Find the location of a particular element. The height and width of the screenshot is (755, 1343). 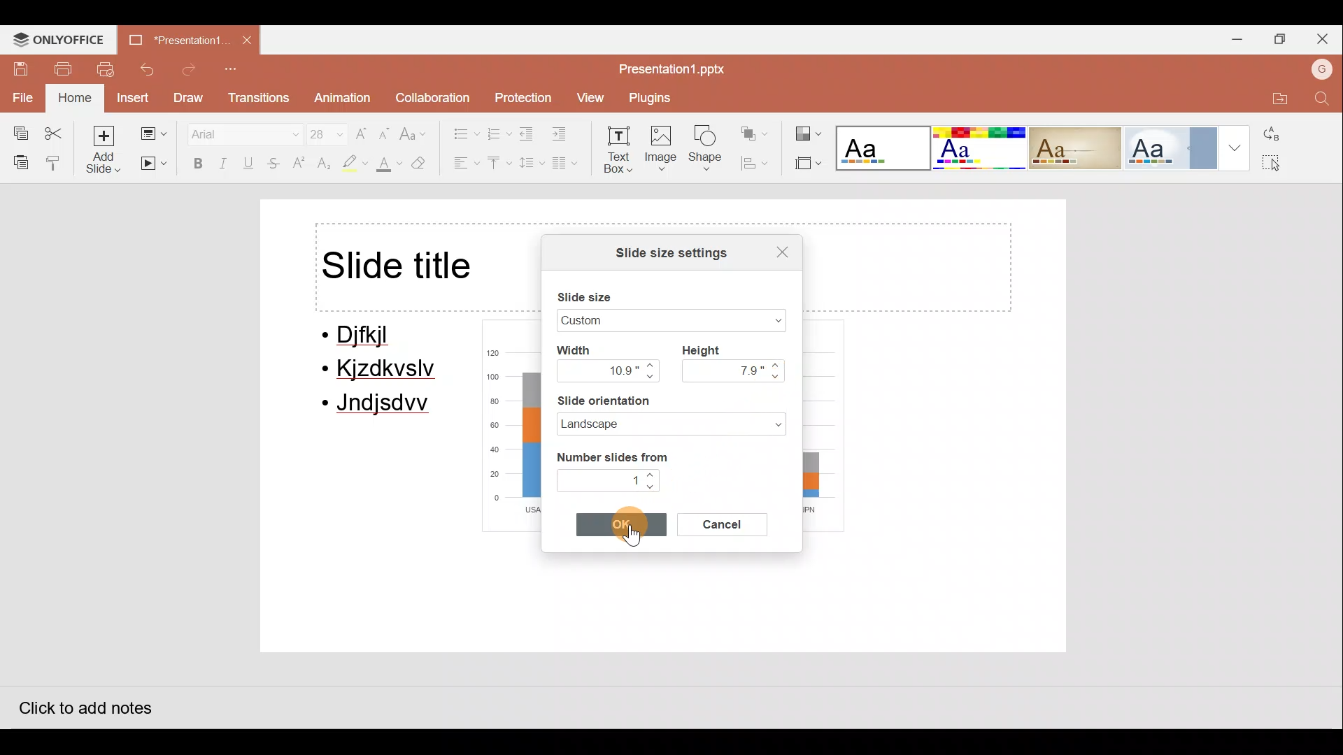

Maximize is located at coordinates (1280, 40).